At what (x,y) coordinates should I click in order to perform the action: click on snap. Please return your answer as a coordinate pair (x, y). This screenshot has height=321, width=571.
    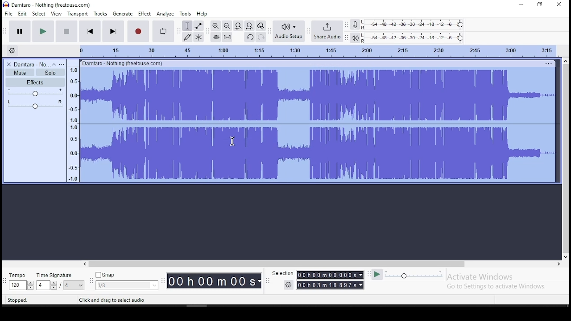
    Looking at the image, I should click on (127, 286).